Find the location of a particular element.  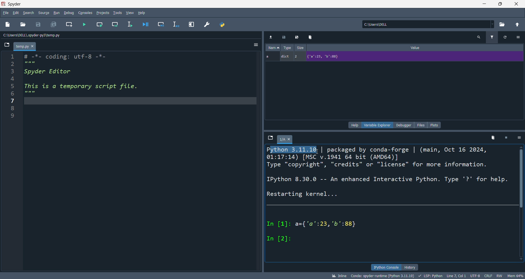

search is located at coordinates (480, 37).